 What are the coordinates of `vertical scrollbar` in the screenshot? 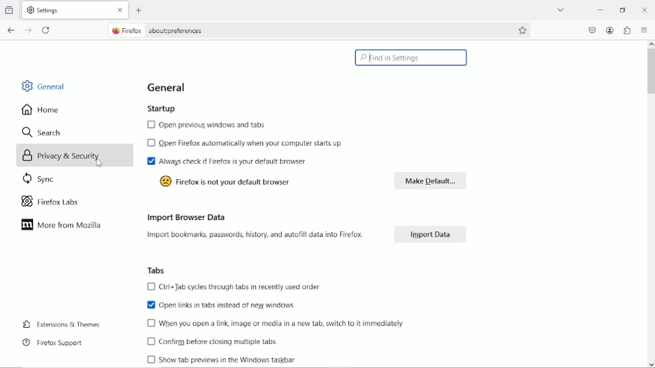 It's located at (651, 204).